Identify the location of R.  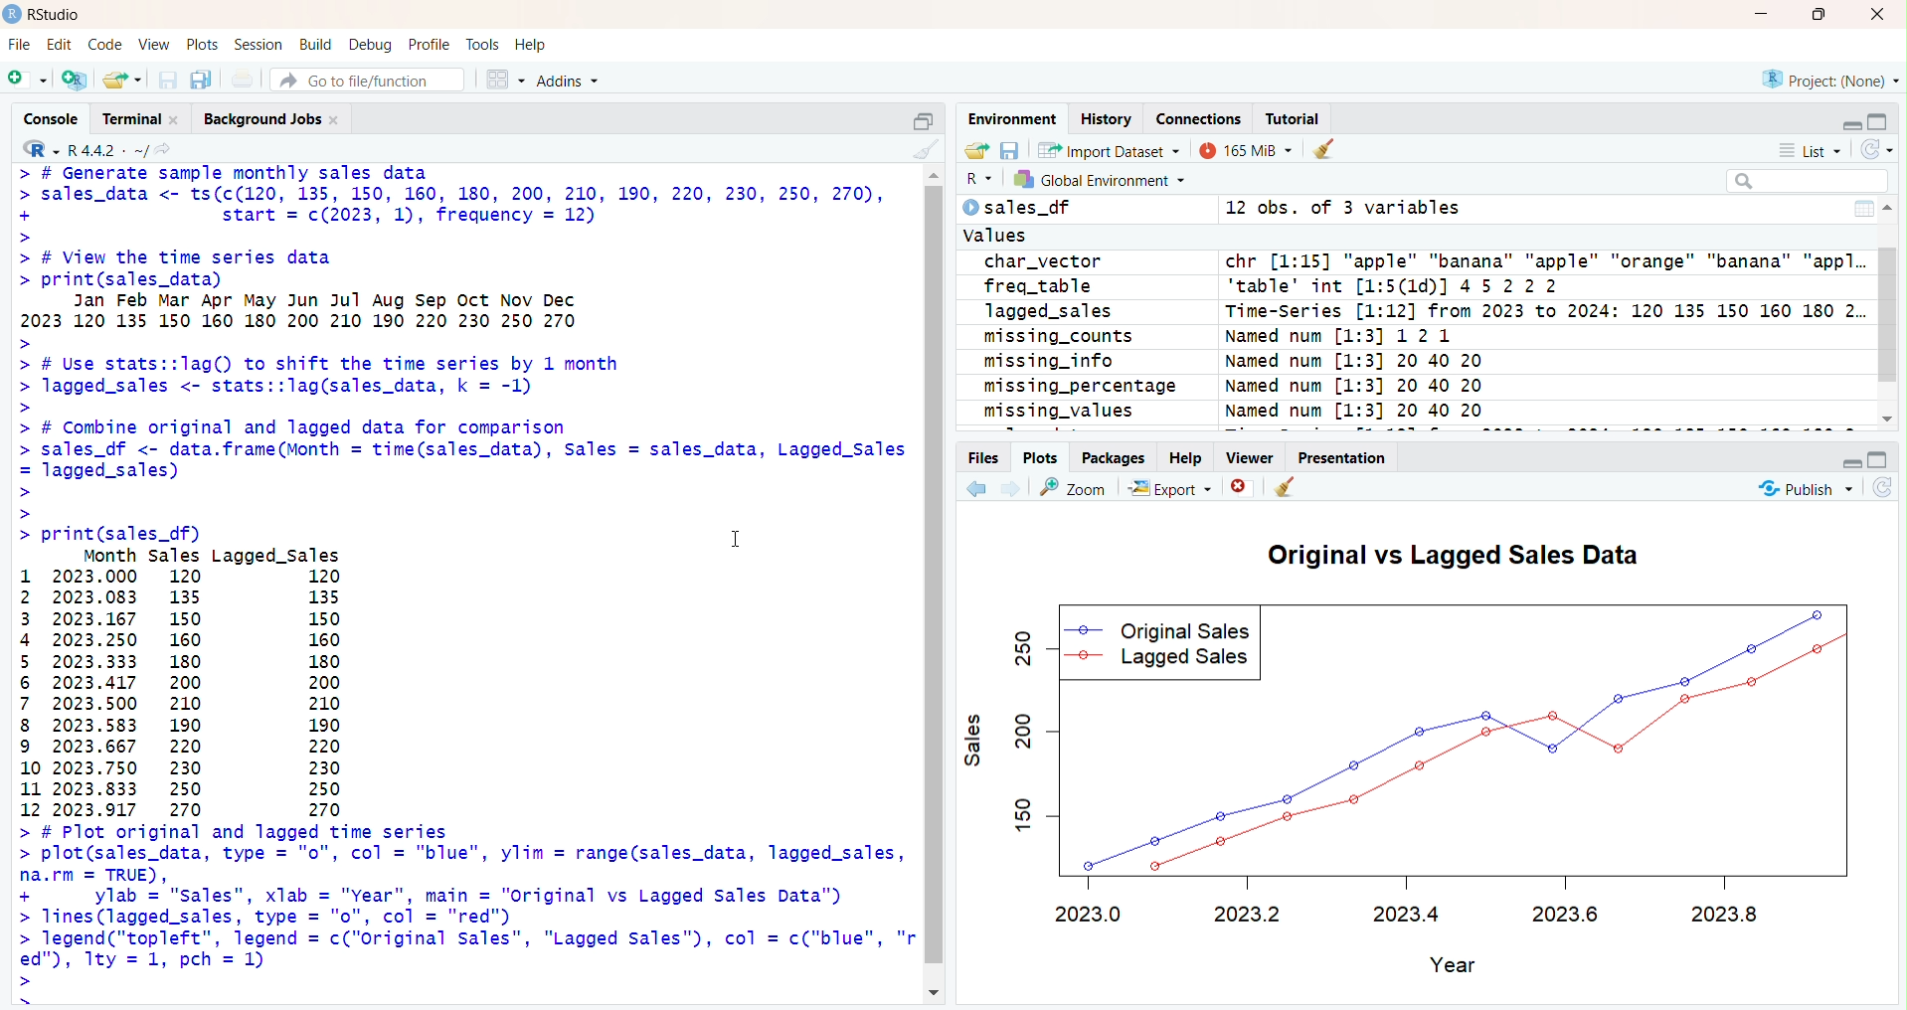
(980, 178).